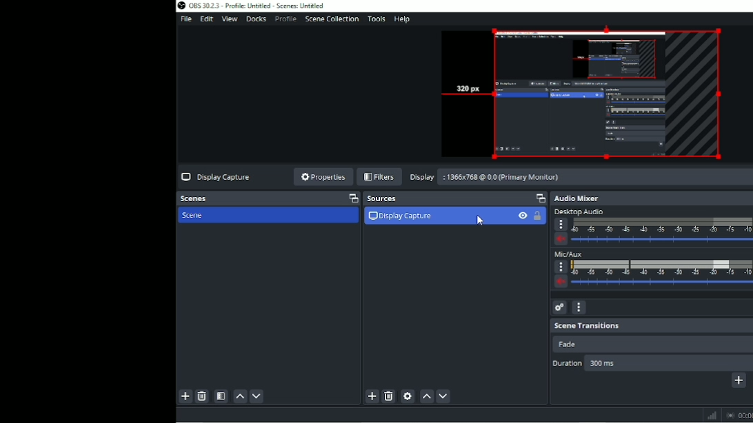  Describe the element at coordinates (403, 216) in the screenshot. I see `Display capture` at that location.